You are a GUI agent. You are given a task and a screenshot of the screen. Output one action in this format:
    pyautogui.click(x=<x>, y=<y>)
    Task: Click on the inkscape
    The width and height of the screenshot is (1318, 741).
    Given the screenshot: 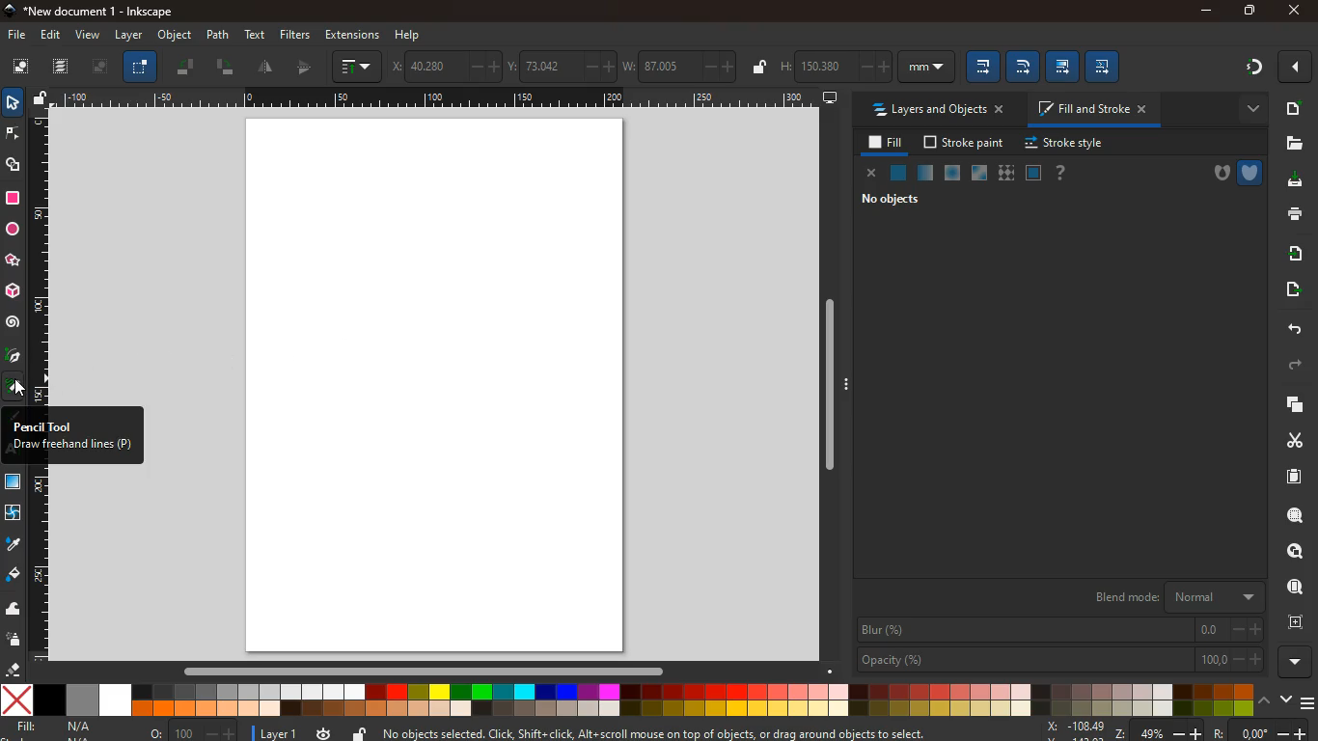 What is the action you would take?
    pyautogui.click(x=96, y=10)
    